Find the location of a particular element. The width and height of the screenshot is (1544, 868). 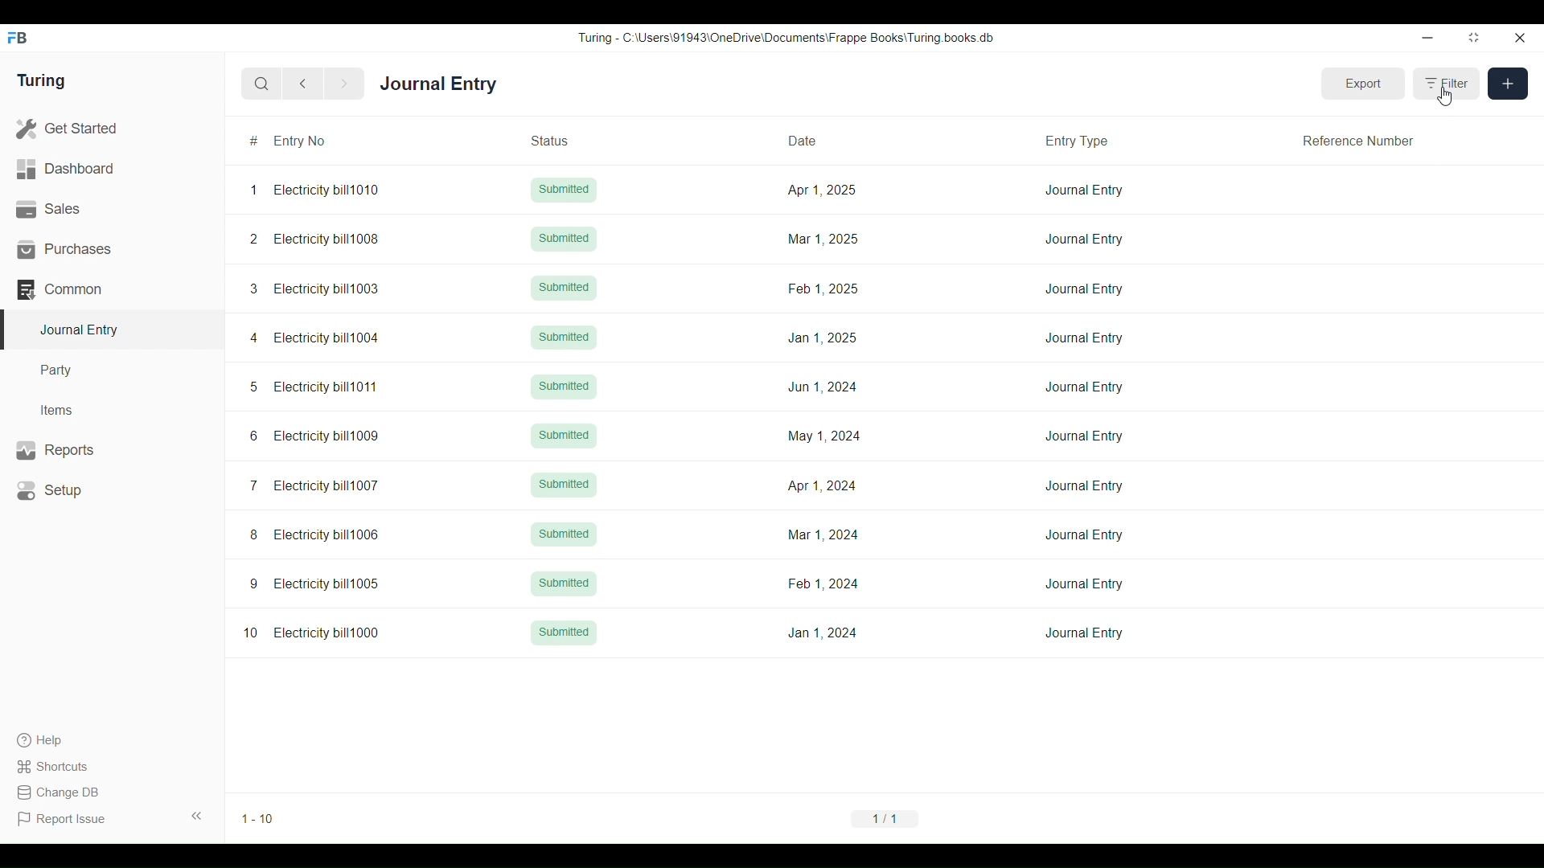

Submitted is located at coordinates (565, 436).